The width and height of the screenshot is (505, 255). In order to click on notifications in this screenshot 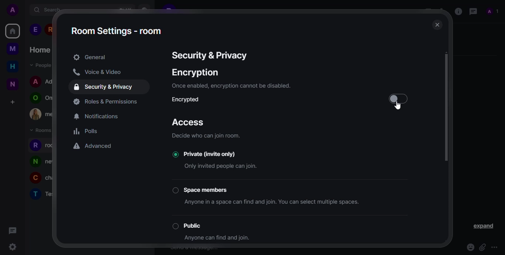, I will do `click(99, 116)`.